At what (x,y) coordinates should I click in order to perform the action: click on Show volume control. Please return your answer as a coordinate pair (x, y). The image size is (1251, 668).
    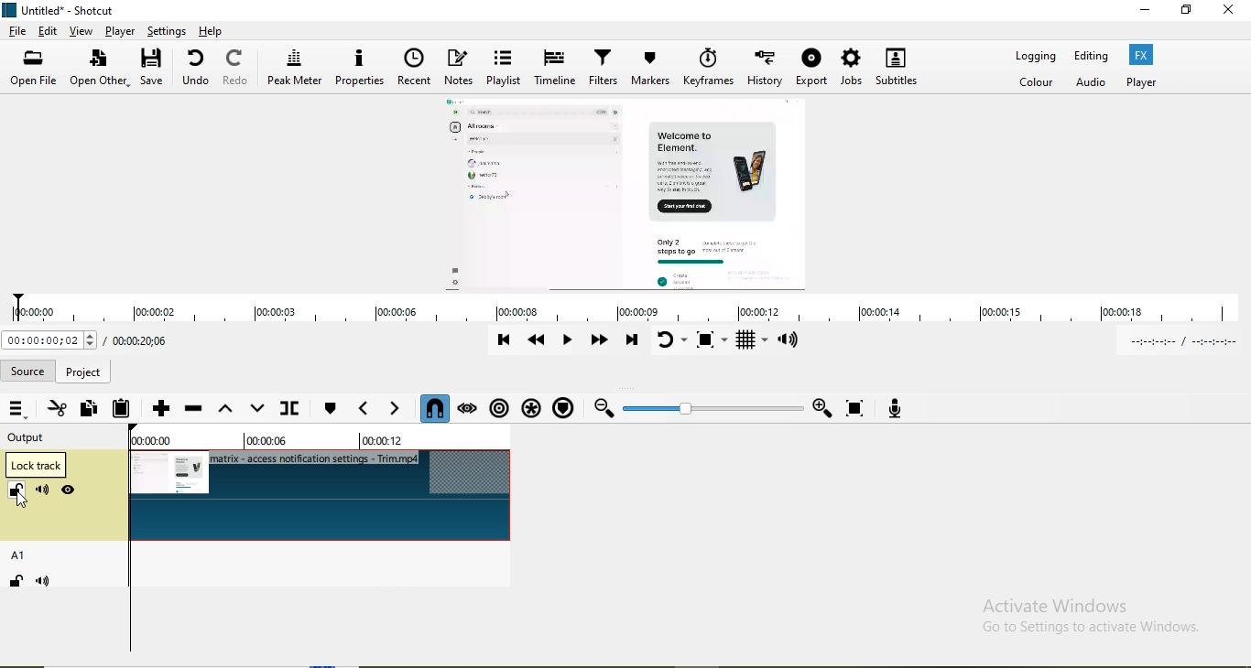
    Looking at the image, I should click on (791, 342).